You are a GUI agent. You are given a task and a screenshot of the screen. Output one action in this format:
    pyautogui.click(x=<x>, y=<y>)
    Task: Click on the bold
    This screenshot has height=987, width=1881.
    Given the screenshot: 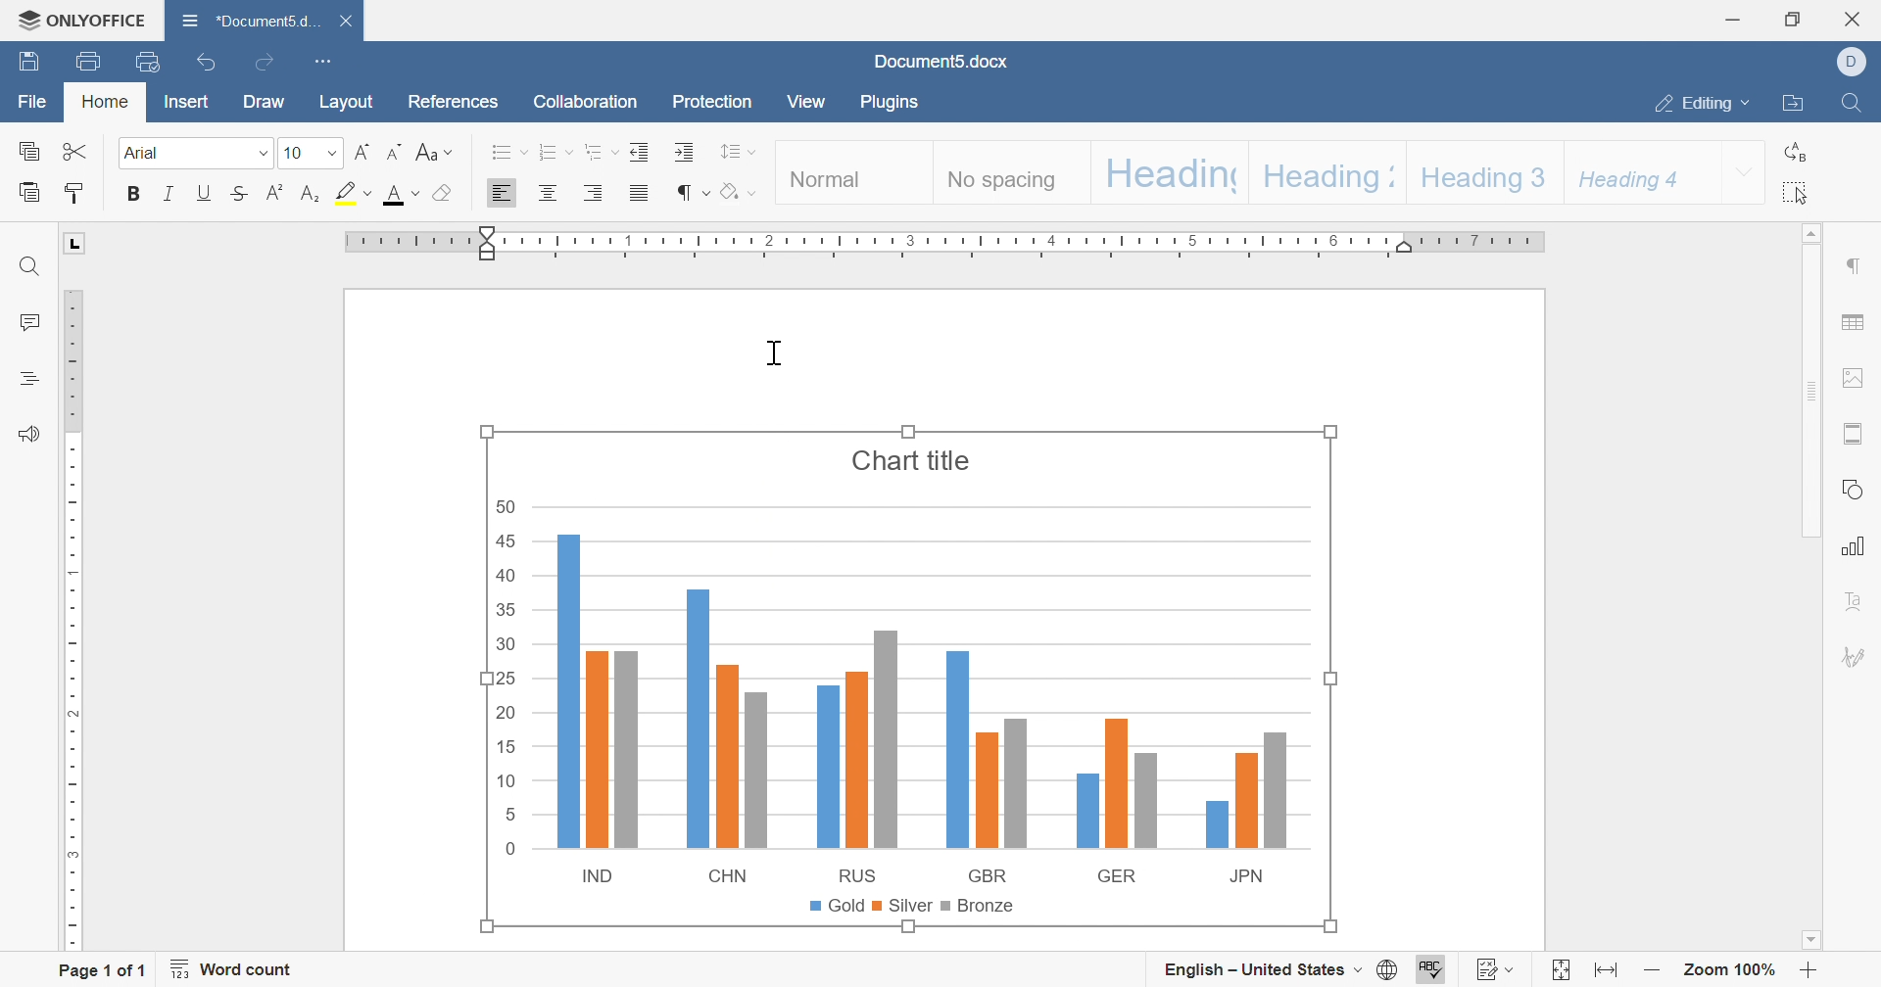 What is the action you would take?
    pyautogui.click(x=135, y=193)
    